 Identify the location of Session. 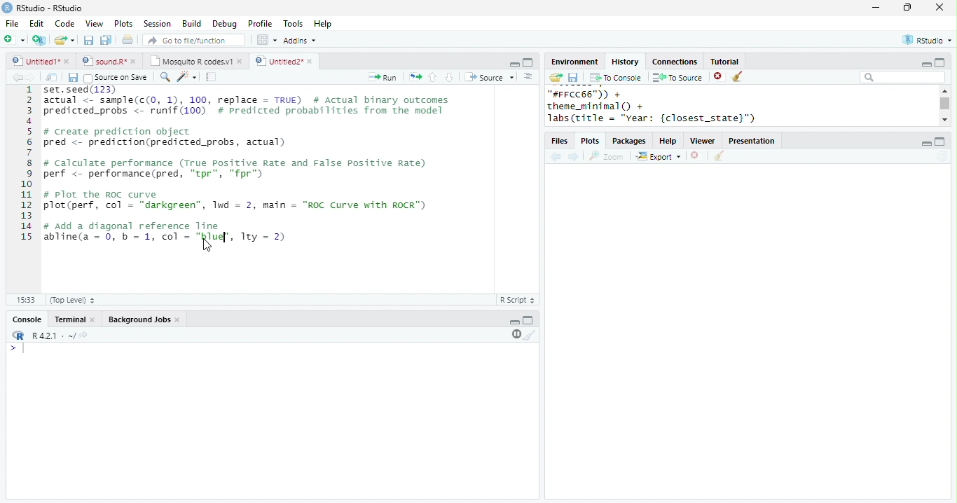
(157, 24).